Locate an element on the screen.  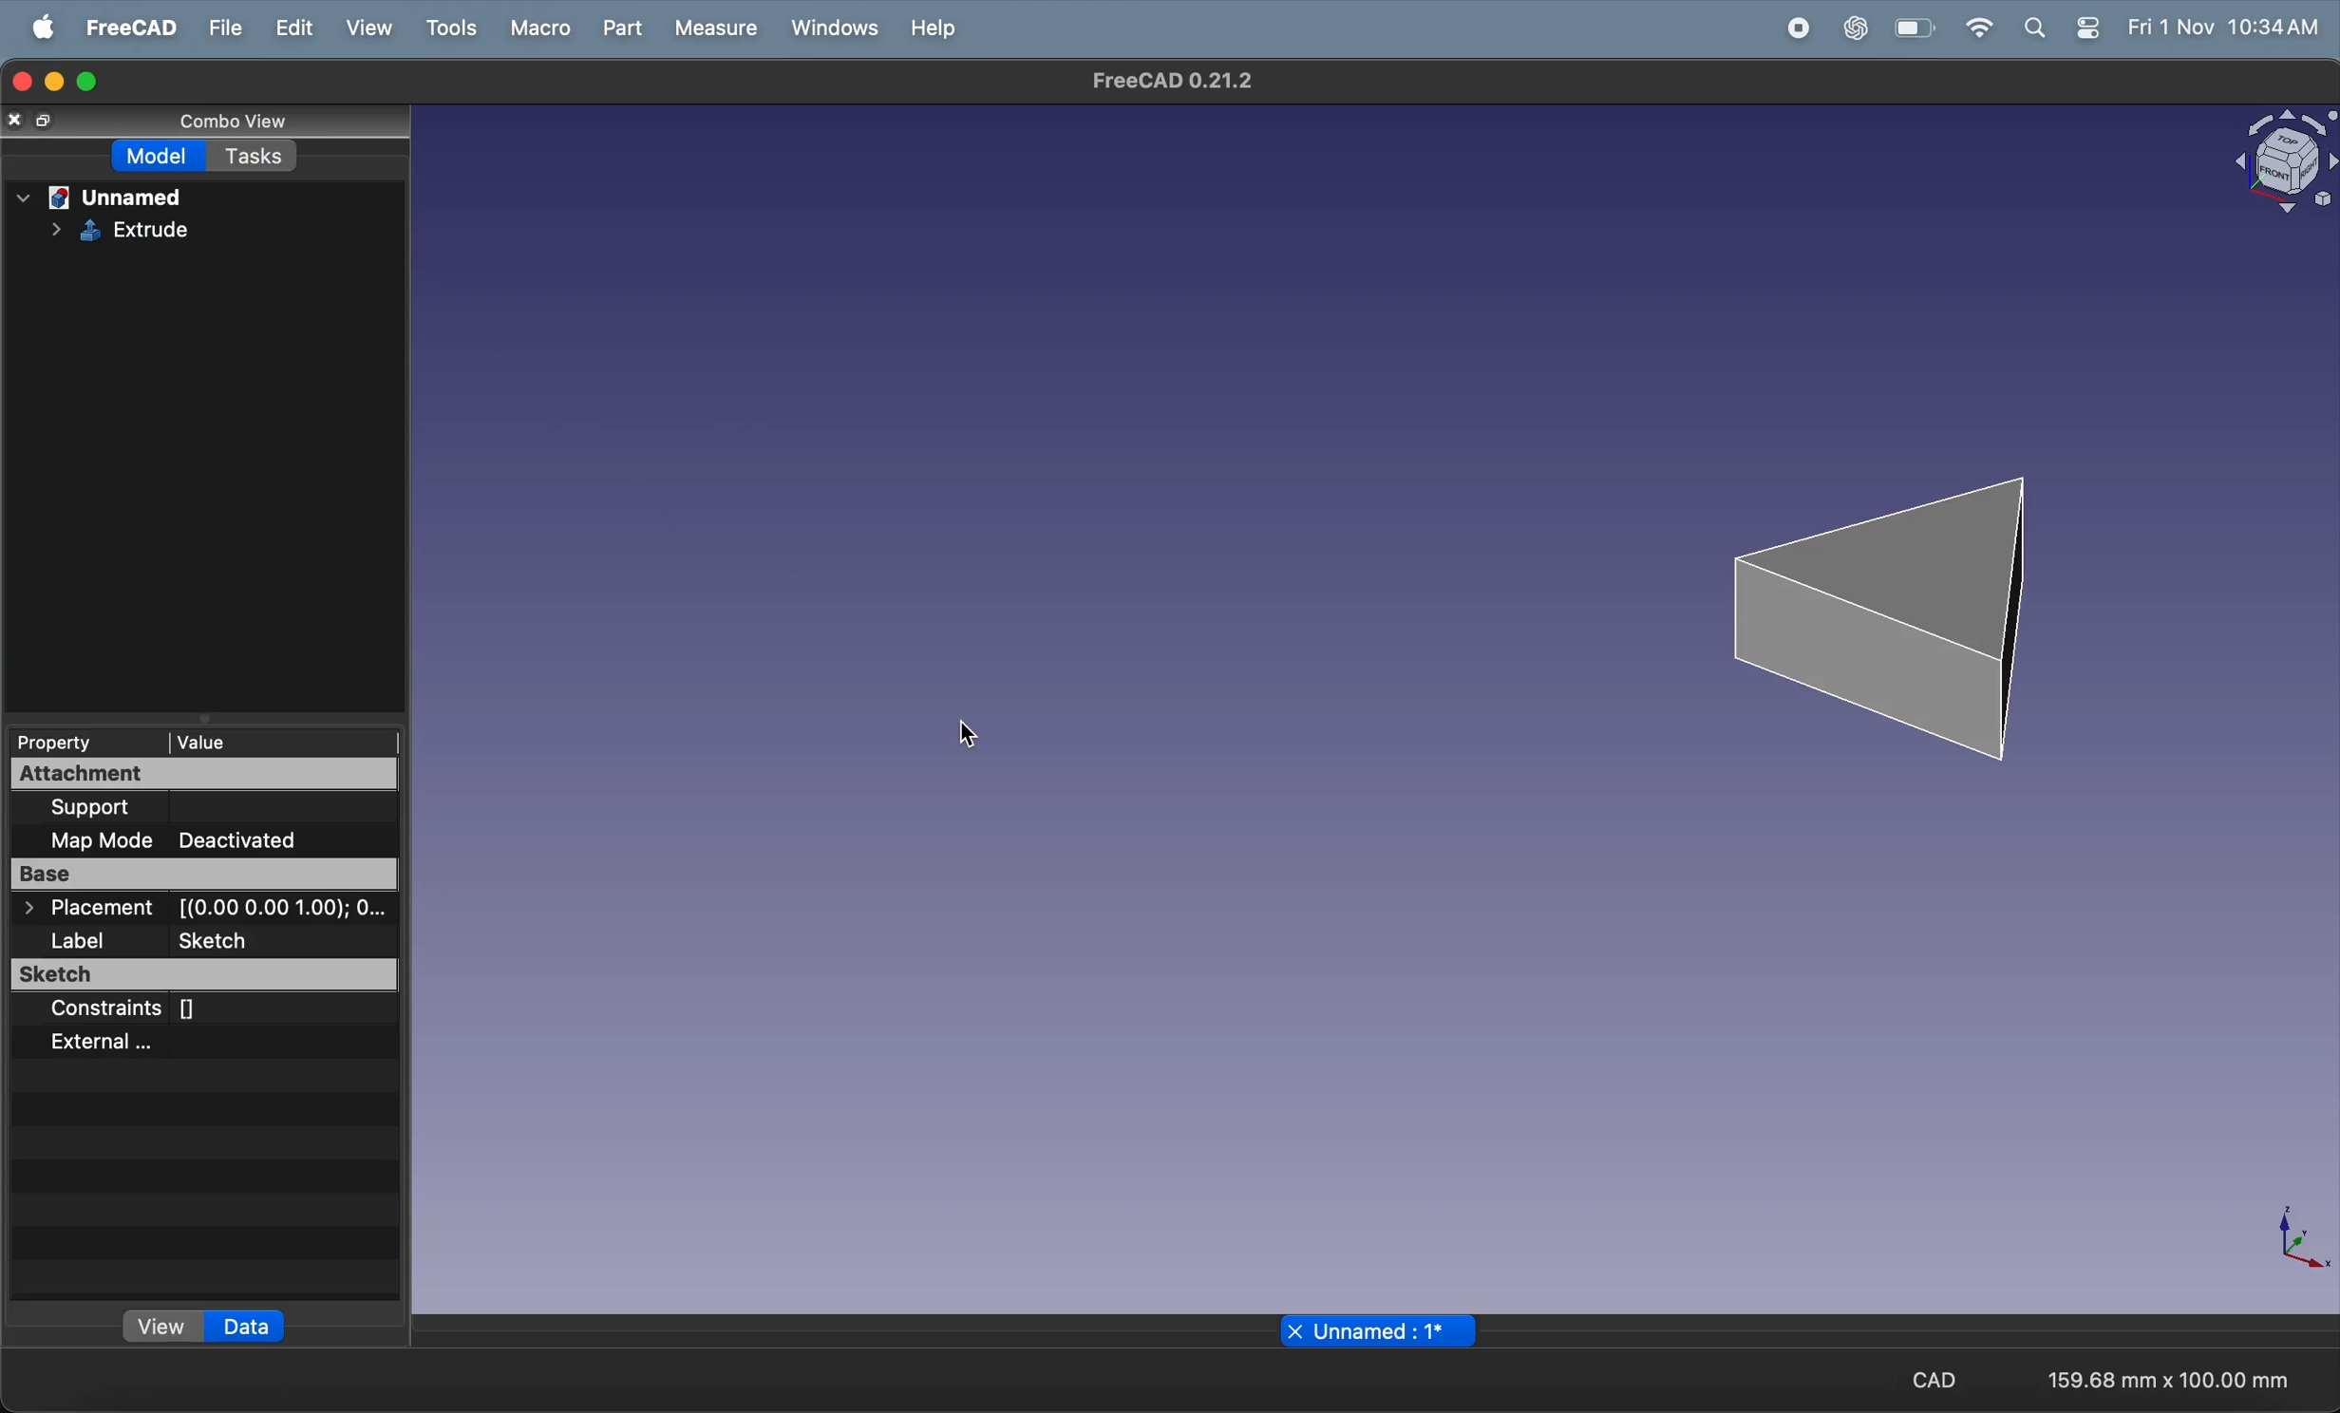
label sketch is located at coordinates (207, 943).